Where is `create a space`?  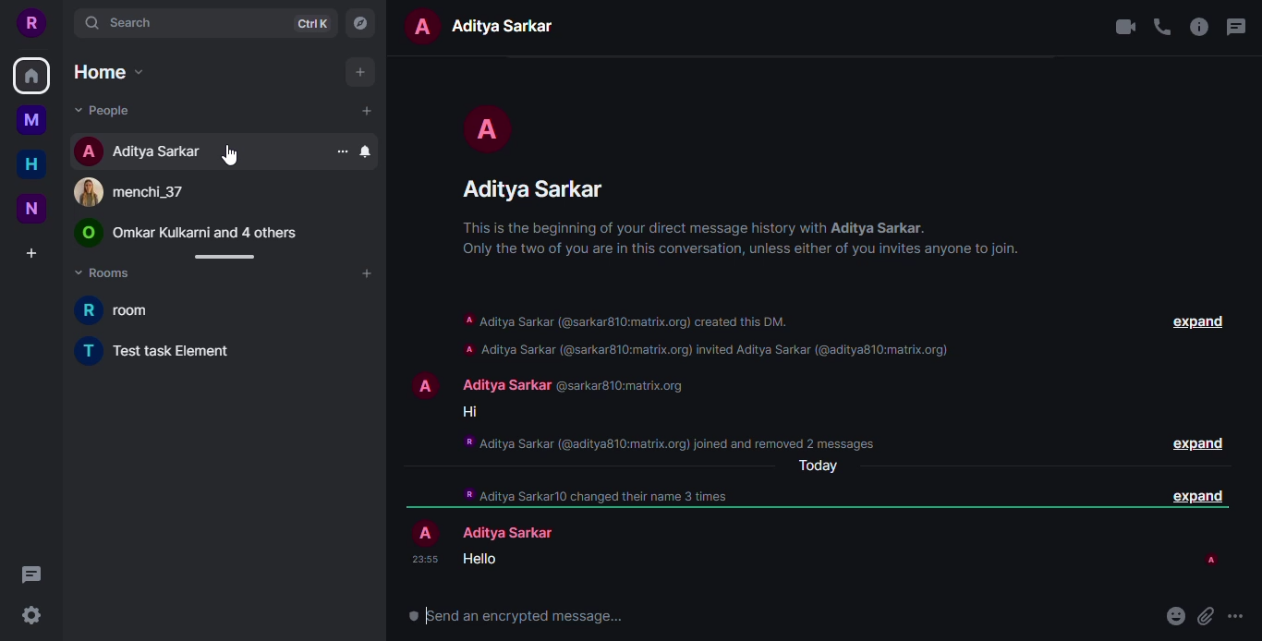
create a space is located at coordinates (31, 253).